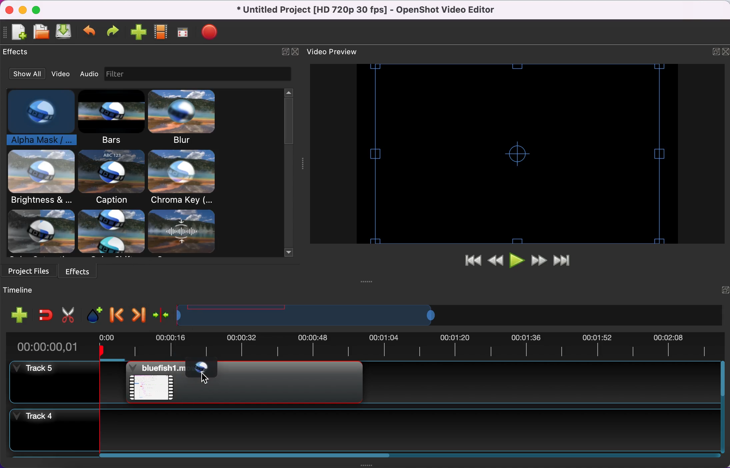 This screenshot has height=468, width=730. I want to click on undo, so click(90, 34).